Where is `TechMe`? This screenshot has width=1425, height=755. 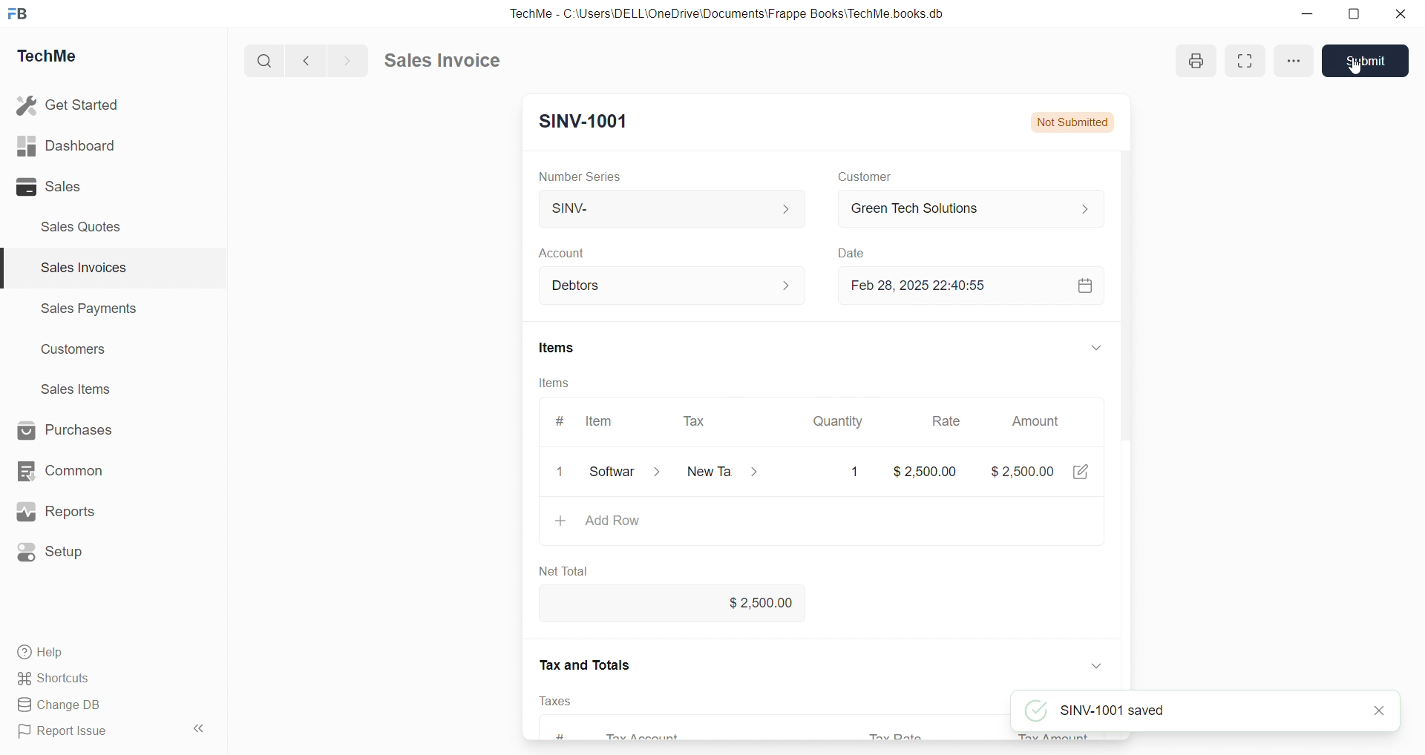
TechMe is located at coordinates (47, 56).